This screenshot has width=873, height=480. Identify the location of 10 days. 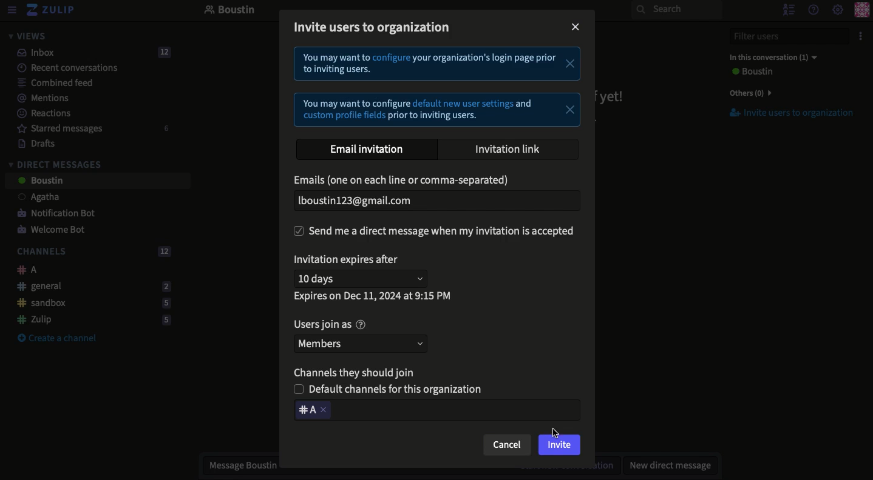
(364, 278).